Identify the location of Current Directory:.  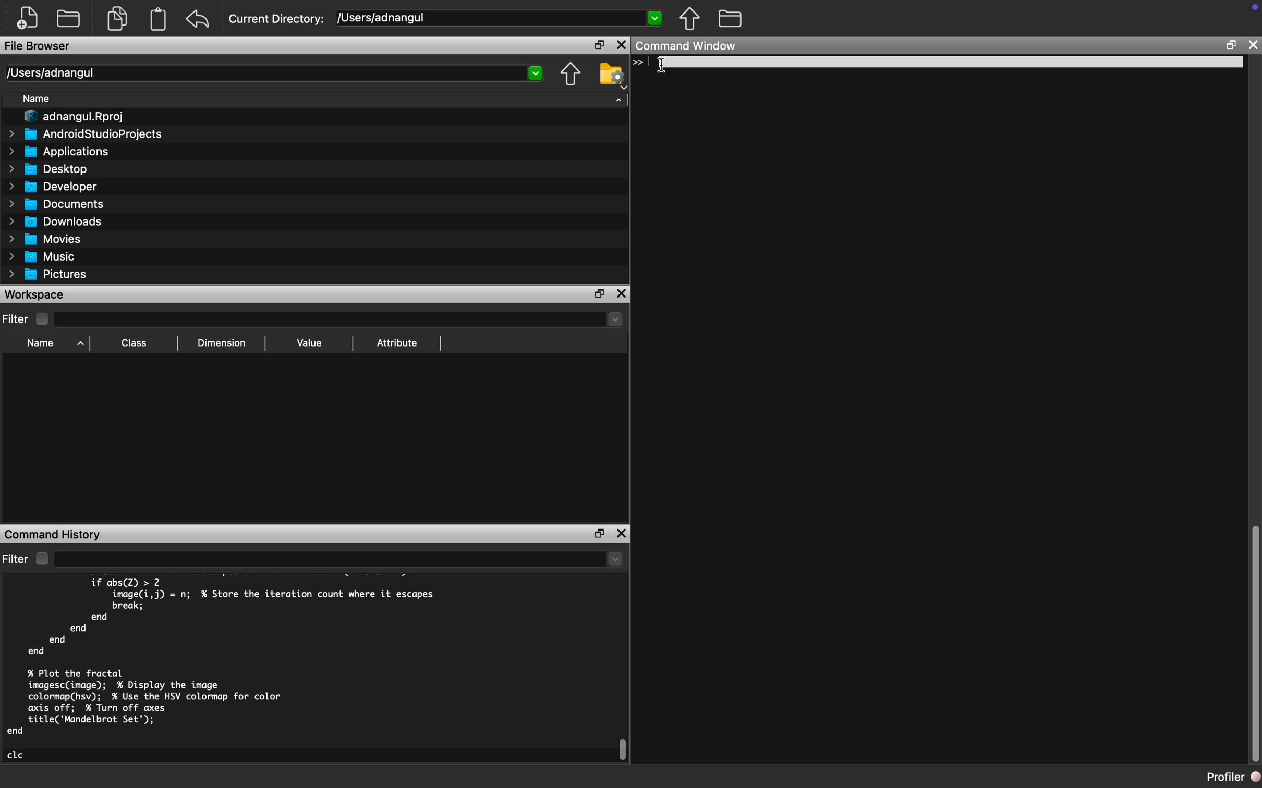
(278, 18).